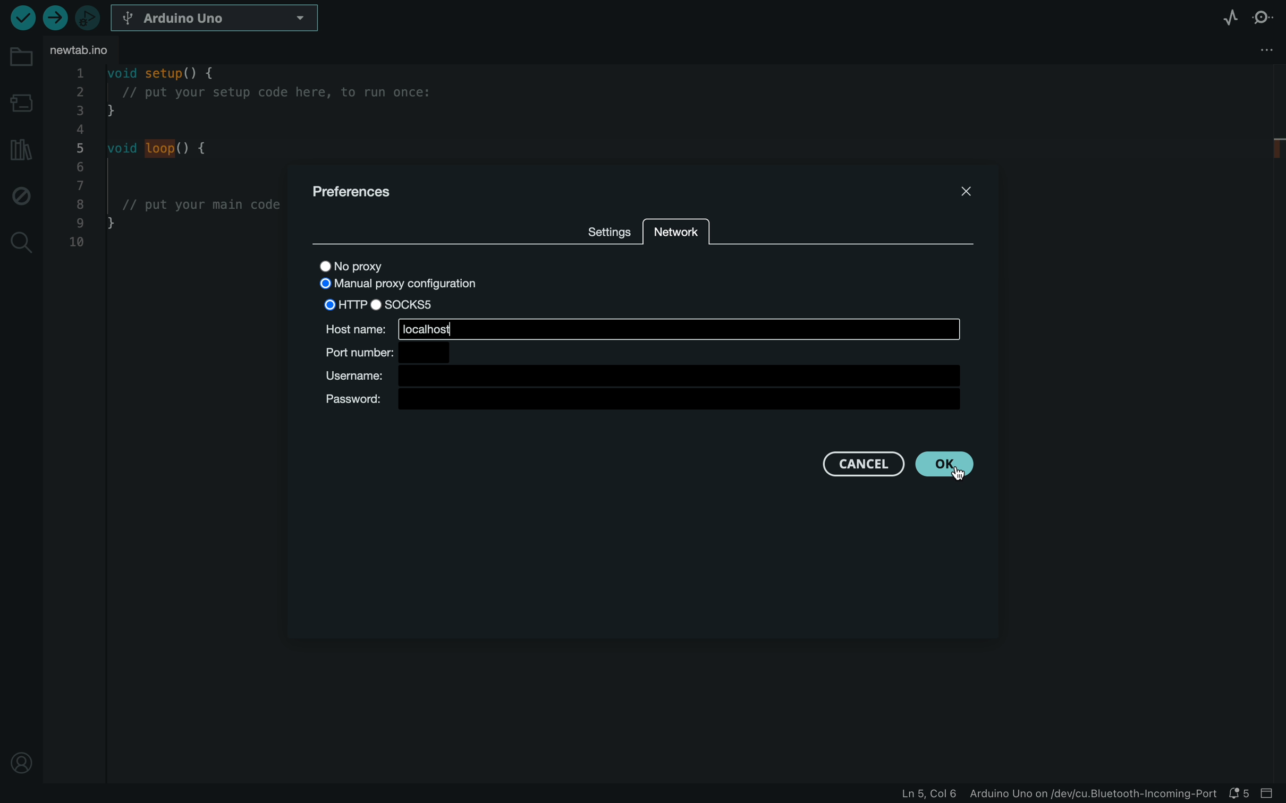  Describe the element at coordinates (21, 101) in the screenshot. I see `board manager` at that location.